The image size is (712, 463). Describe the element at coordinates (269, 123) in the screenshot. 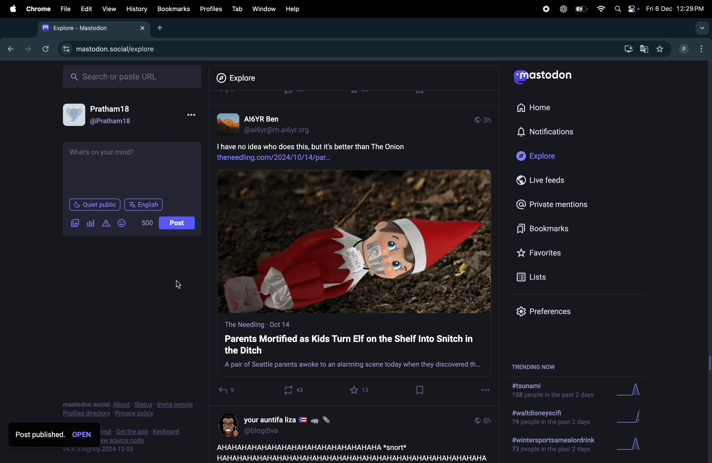

I see `user profile` at that location.